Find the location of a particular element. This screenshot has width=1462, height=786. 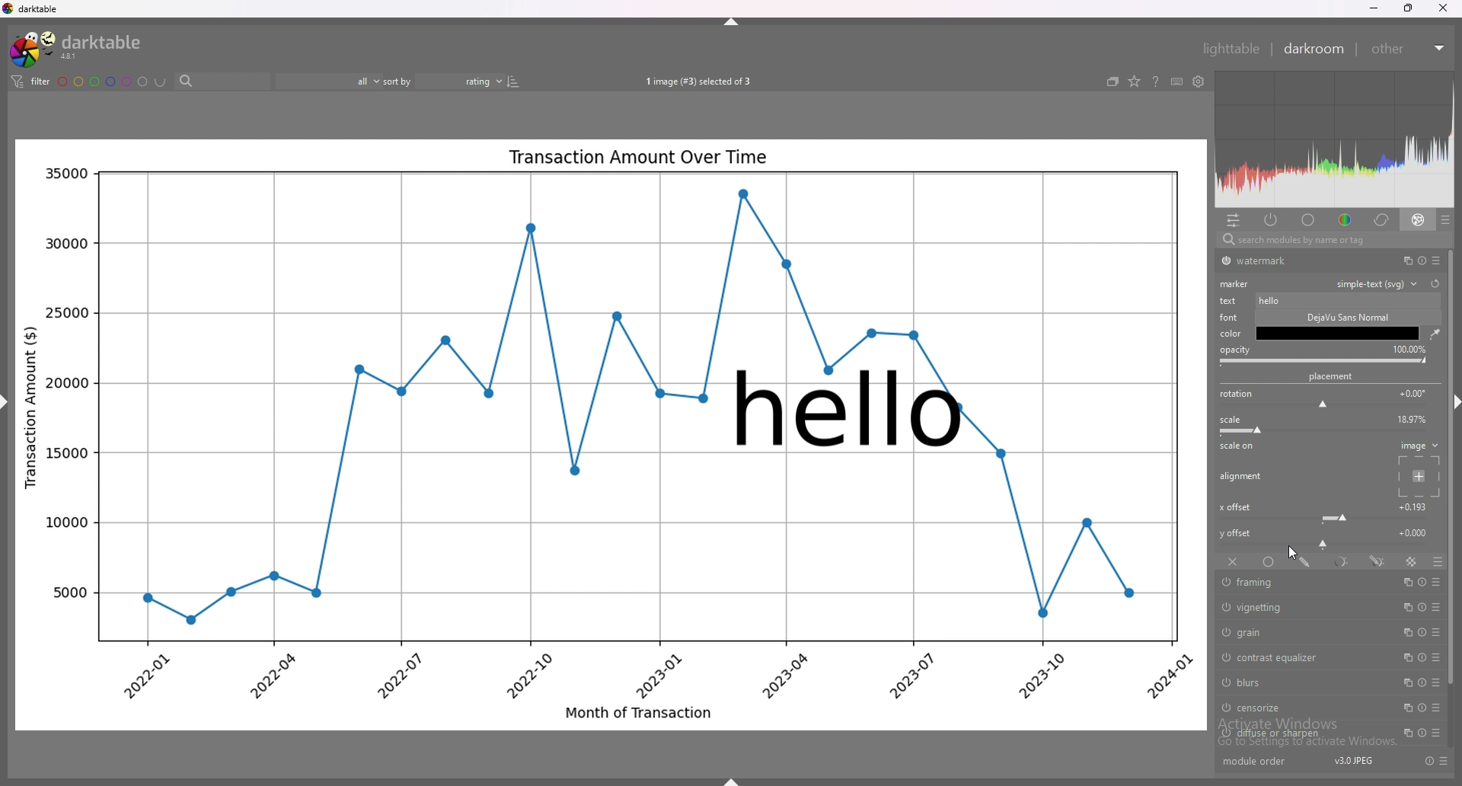

y offset is located at coordinates (1414, 532).